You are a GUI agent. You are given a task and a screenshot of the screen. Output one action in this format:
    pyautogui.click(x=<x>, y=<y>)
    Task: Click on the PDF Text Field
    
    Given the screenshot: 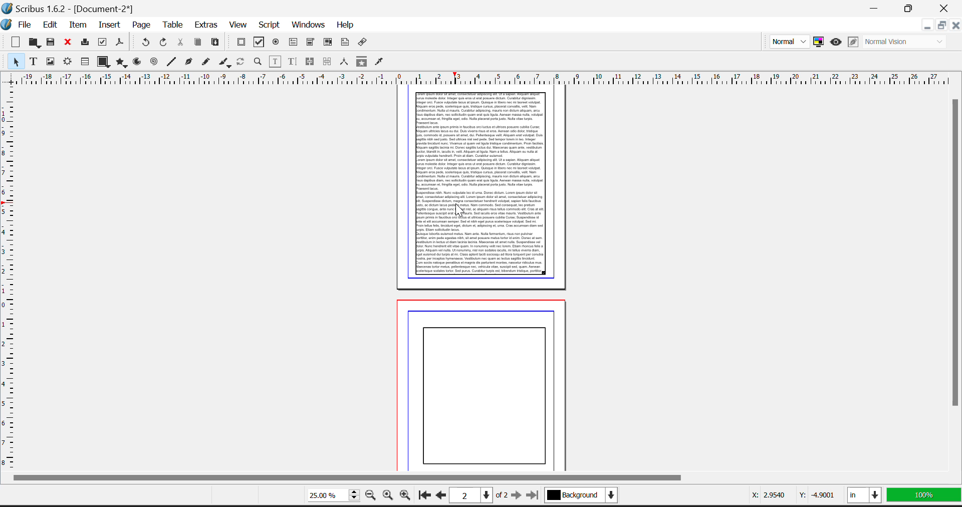 What is the action you would take?
    pyautogui.click(x=294, y=43)
    